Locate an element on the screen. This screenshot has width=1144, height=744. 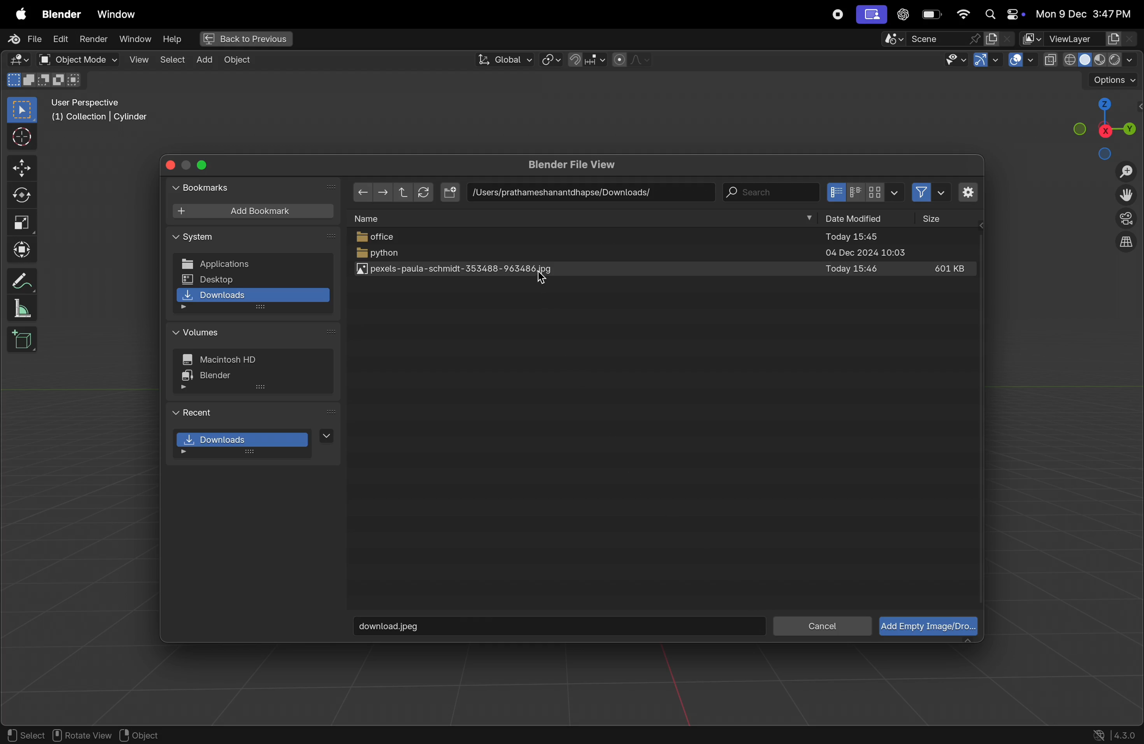
File is located at coordinates (22, 39).